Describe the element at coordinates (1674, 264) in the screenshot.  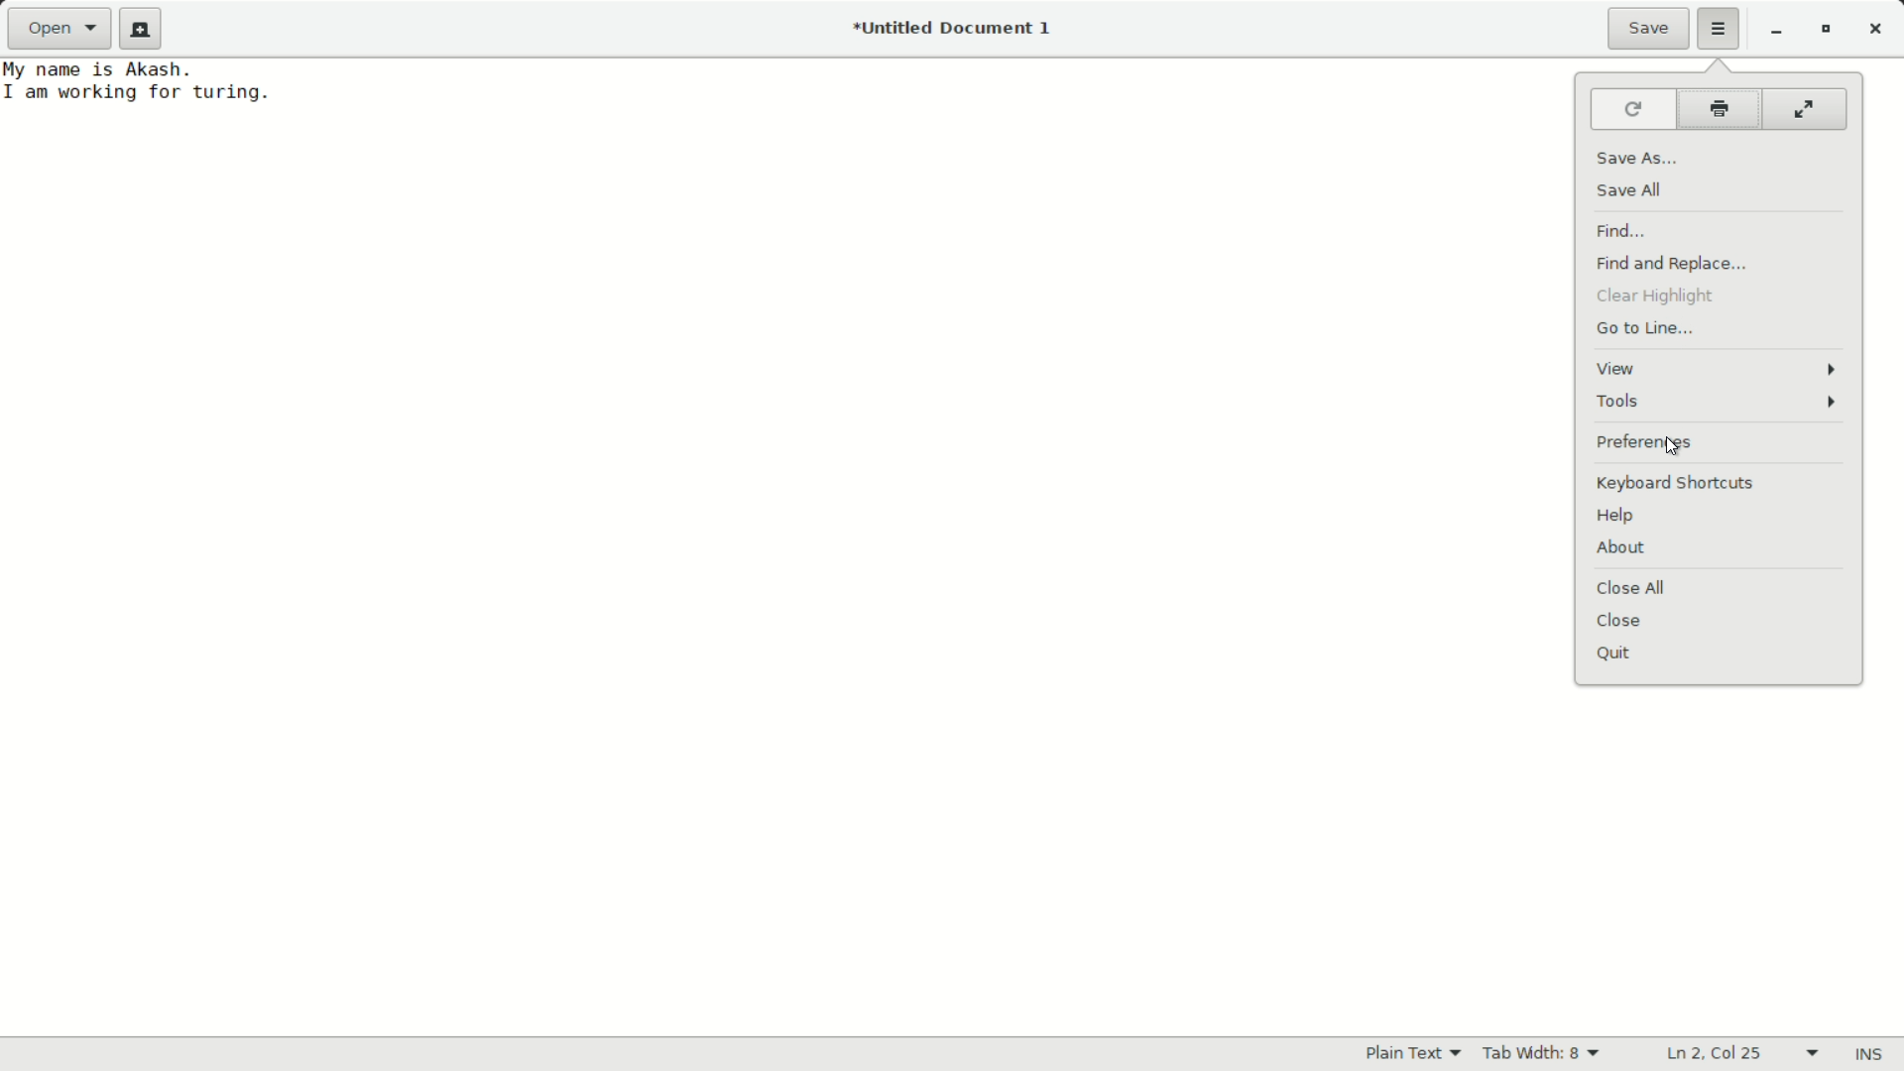
I see `find and replace` at that location.